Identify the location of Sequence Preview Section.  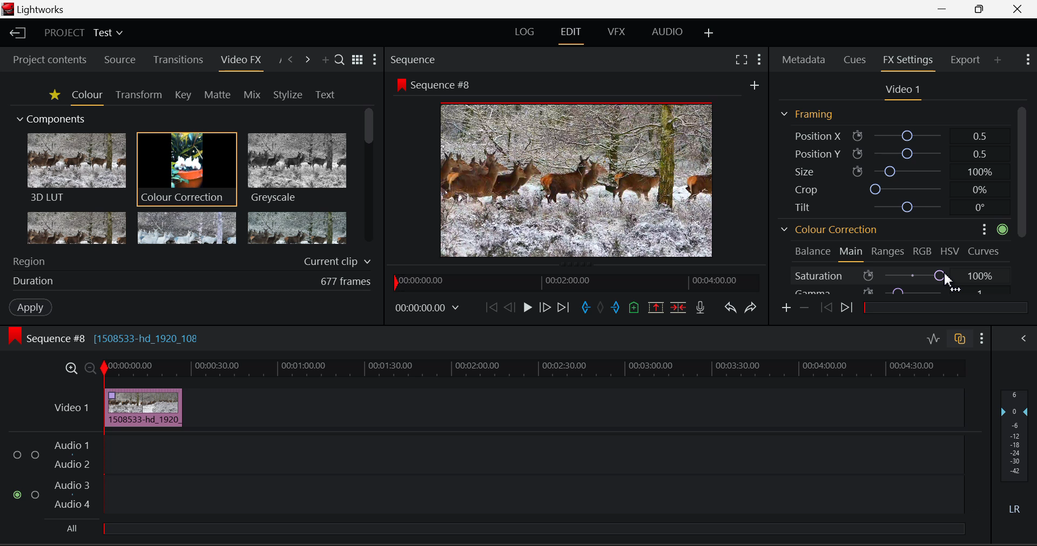
(415, 60).